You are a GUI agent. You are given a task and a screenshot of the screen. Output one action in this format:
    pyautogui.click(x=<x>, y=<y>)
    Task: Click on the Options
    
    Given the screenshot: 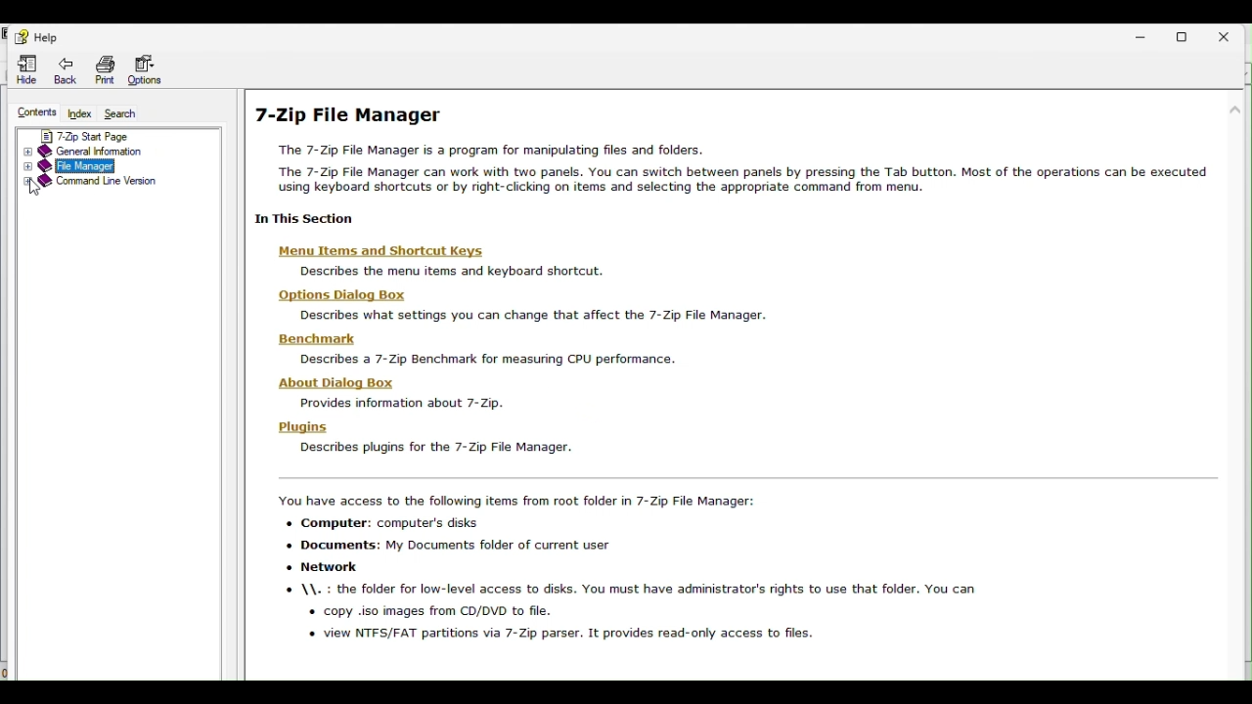 What is the action you would take?
    pyautogui.click(x=151, y=70)
    